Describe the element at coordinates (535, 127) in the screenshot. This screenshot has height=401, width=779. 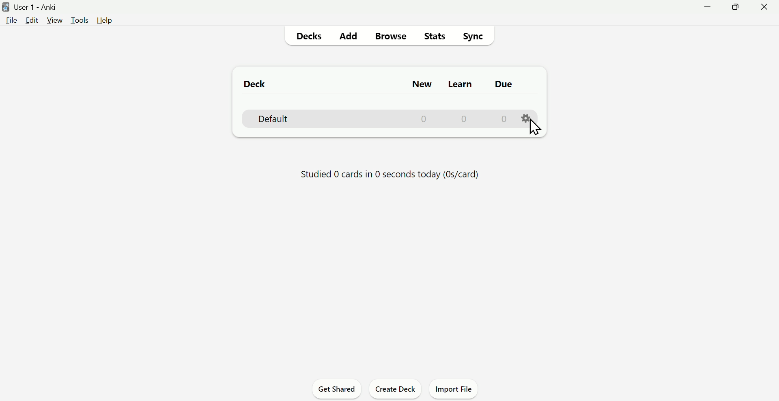
I see `Cursor` at that location.